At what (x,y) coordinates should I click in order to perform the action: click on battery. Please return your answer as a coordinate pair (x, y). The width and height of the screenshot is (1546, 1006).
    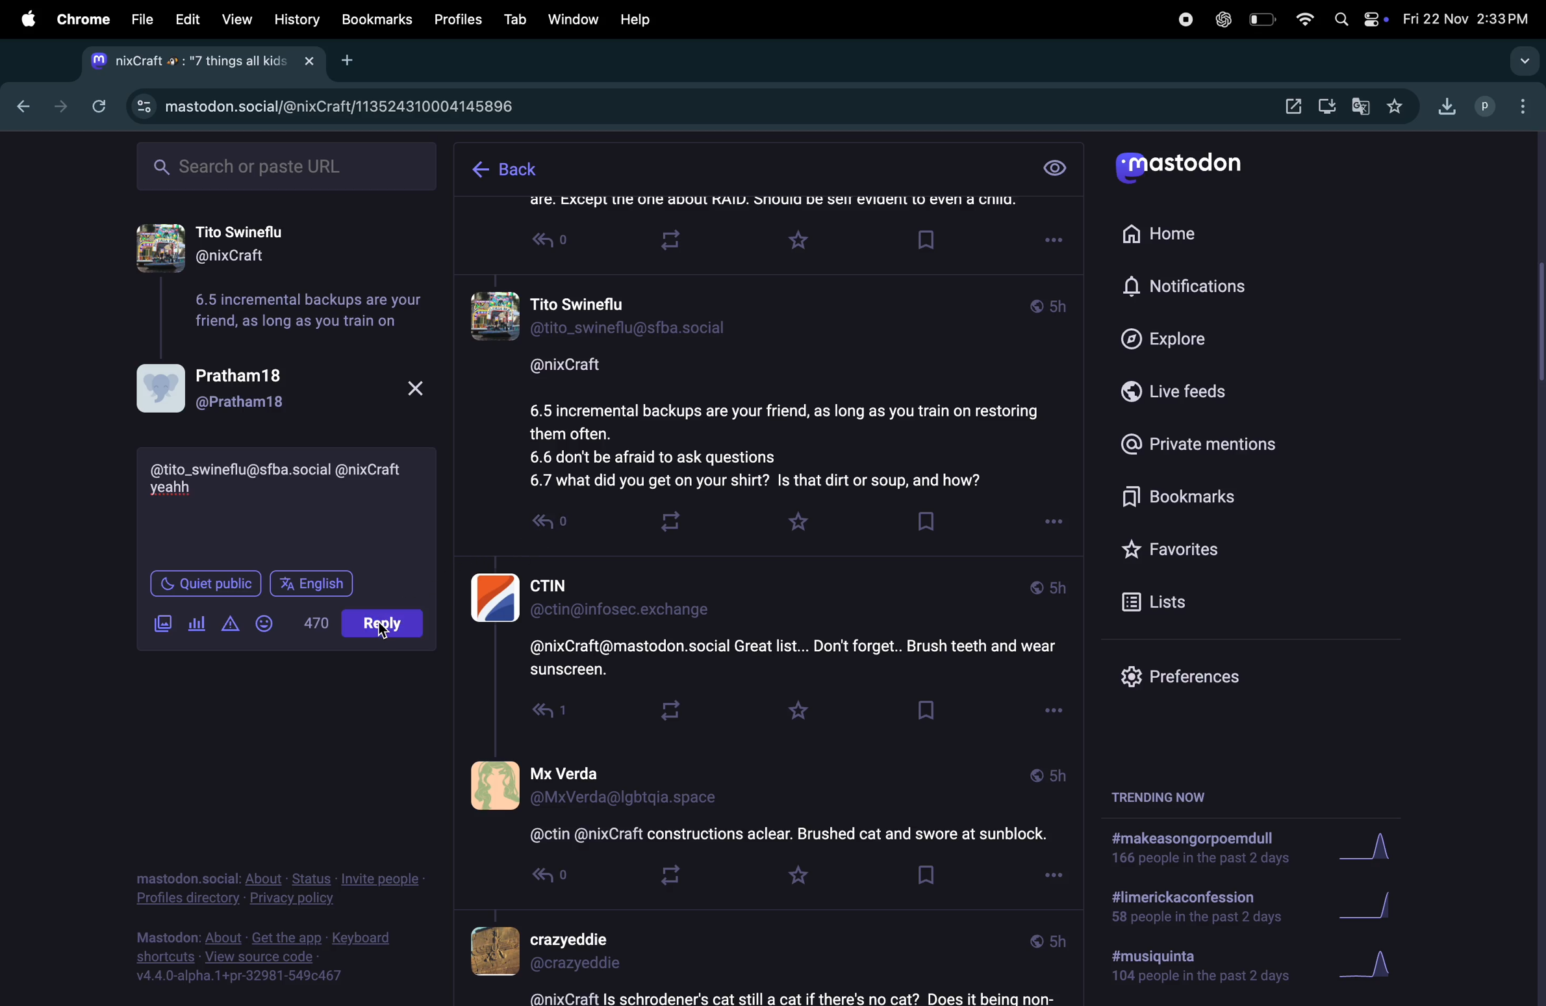
    Looking at the image, I should click on (1264, 19).